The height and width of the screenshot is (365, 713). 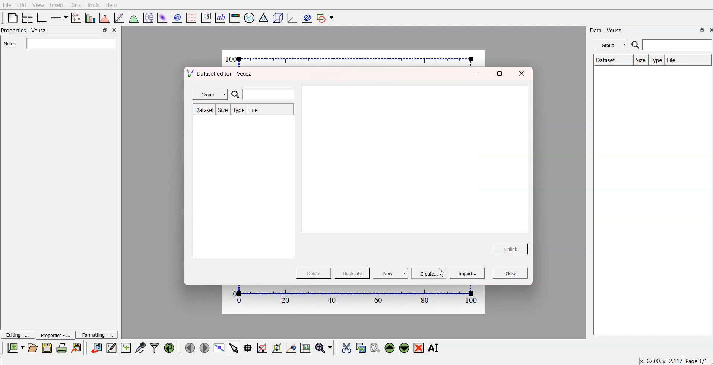 What do you see at coordinates (390, 347) in the screenshot?
I see `move up` at bounding box center [390, 347].